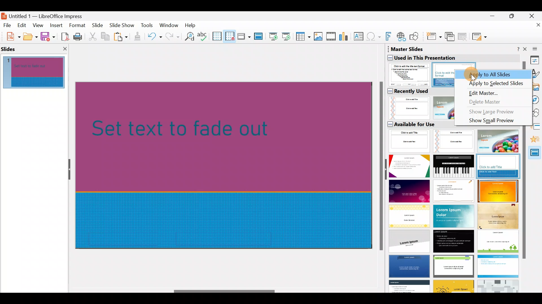  I want to click on Master slides used in this presentation, so click(454, 53).